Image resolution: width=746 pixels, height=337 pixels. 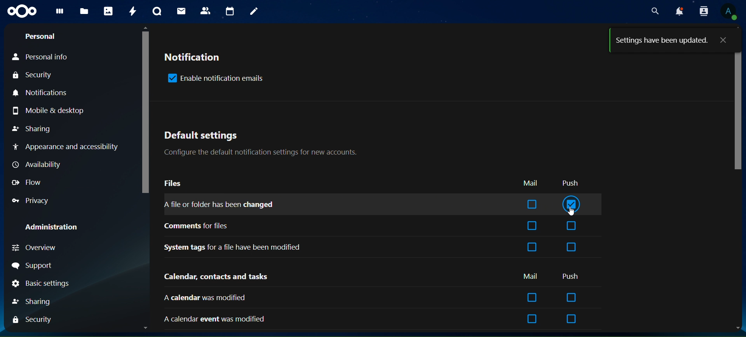 I want to click on security, so click(x=30, y=73).